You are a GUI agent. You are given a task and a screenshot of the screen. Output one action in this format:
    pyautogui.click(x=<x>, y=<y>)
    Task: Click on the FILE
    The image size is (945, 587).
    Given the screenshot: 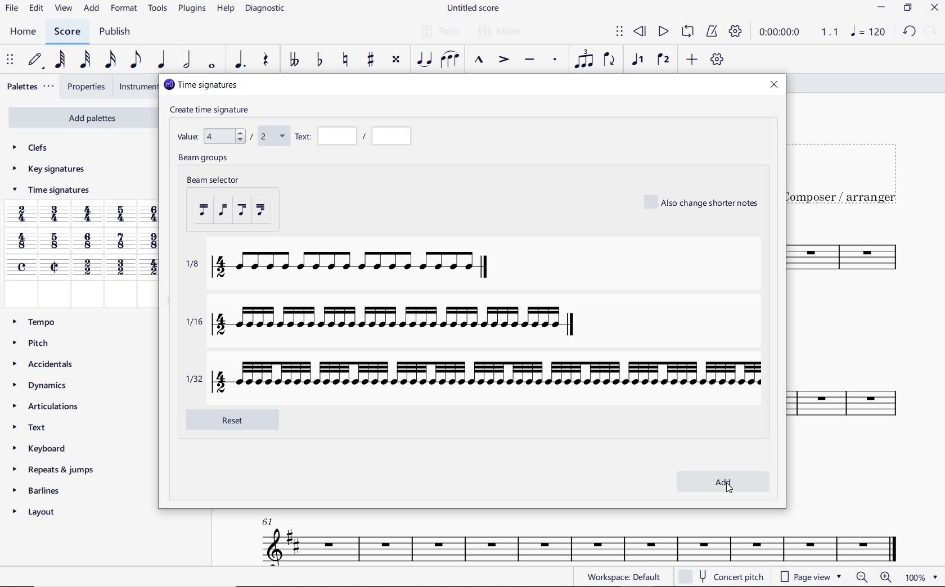 What is the action you would take?
    pyautogui.click(x=12, y=9)
    